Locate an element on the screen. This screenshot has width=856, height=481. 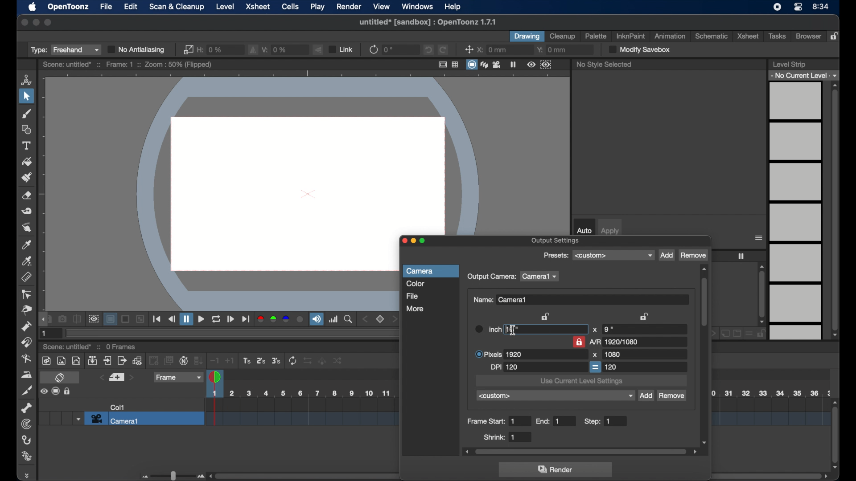
selection tool is located at coordinates (26, 97).